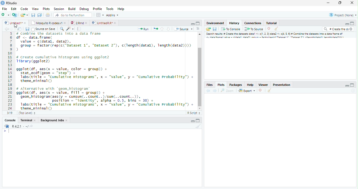 This screenshot has width=358, height=189. I want to click on Maximize, so click(340, 3).